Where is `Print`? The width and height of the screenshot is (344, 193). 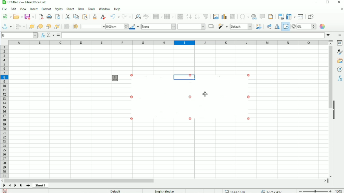 Print is located at coordinates (49, 17).